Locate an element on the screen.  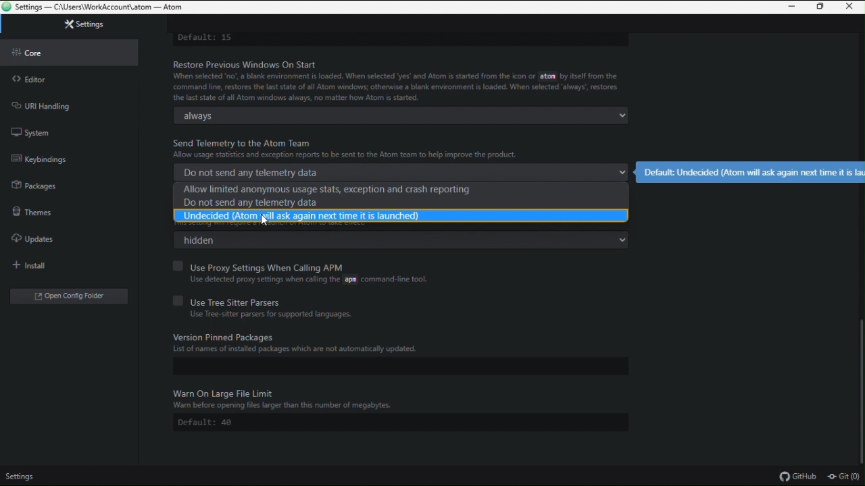
core is located at coordinates (67, 51).